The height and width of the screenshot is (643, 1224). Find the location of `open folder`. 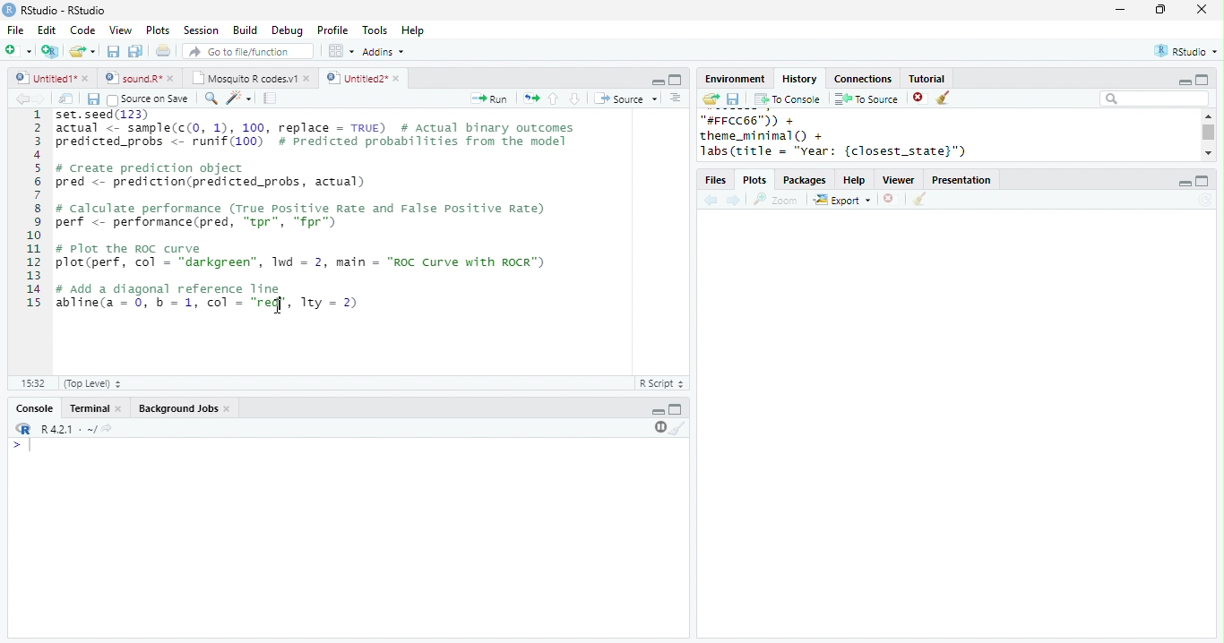

open folder is located at coordinates (710, 99).